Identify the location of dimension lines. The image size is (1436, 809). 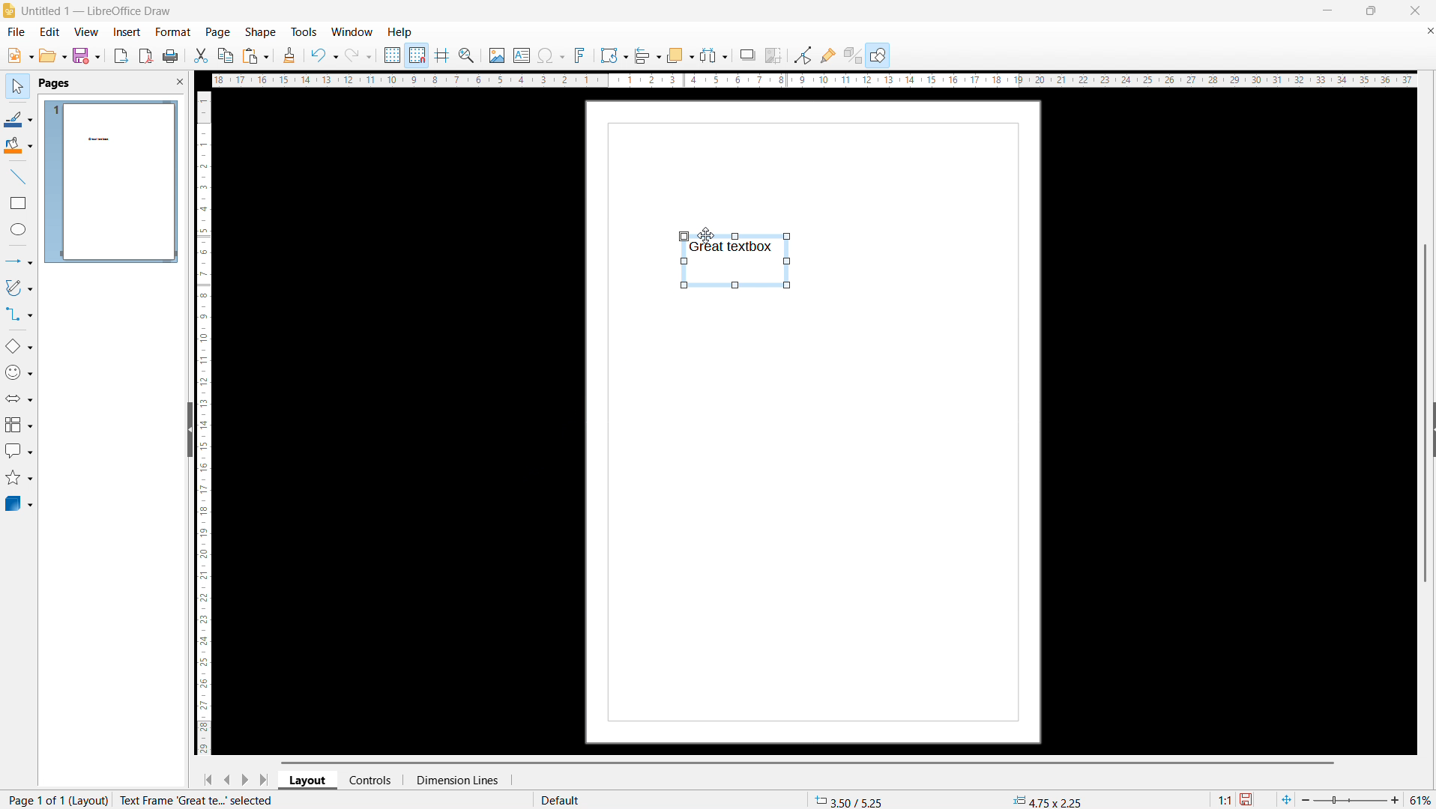
(456, 779).